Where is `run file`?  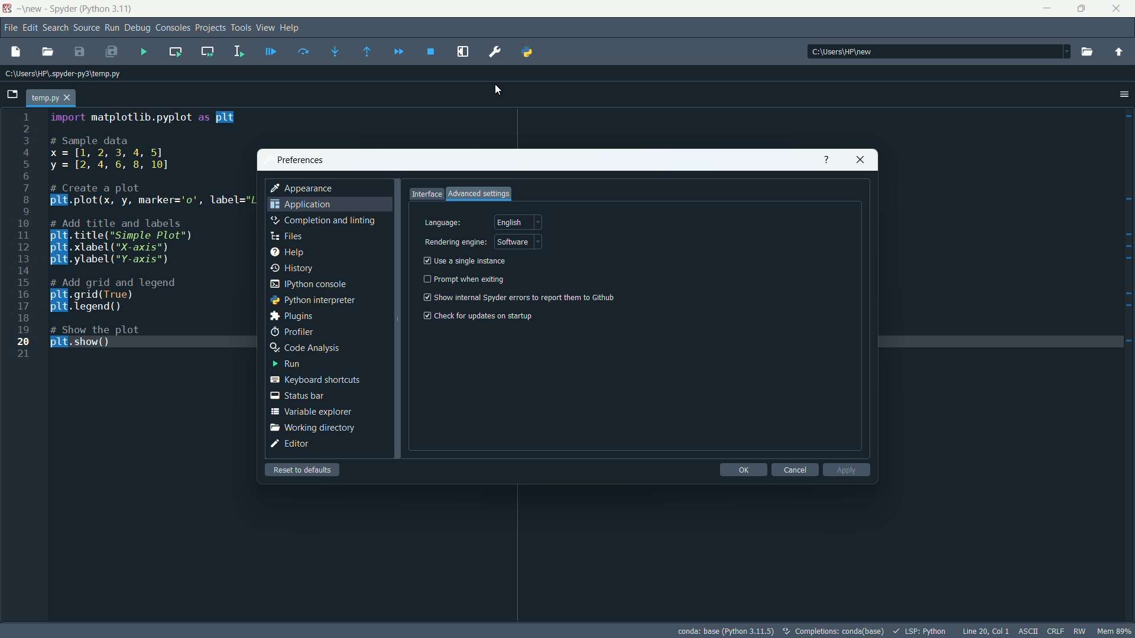
run file is located at coordinates (144, 52).